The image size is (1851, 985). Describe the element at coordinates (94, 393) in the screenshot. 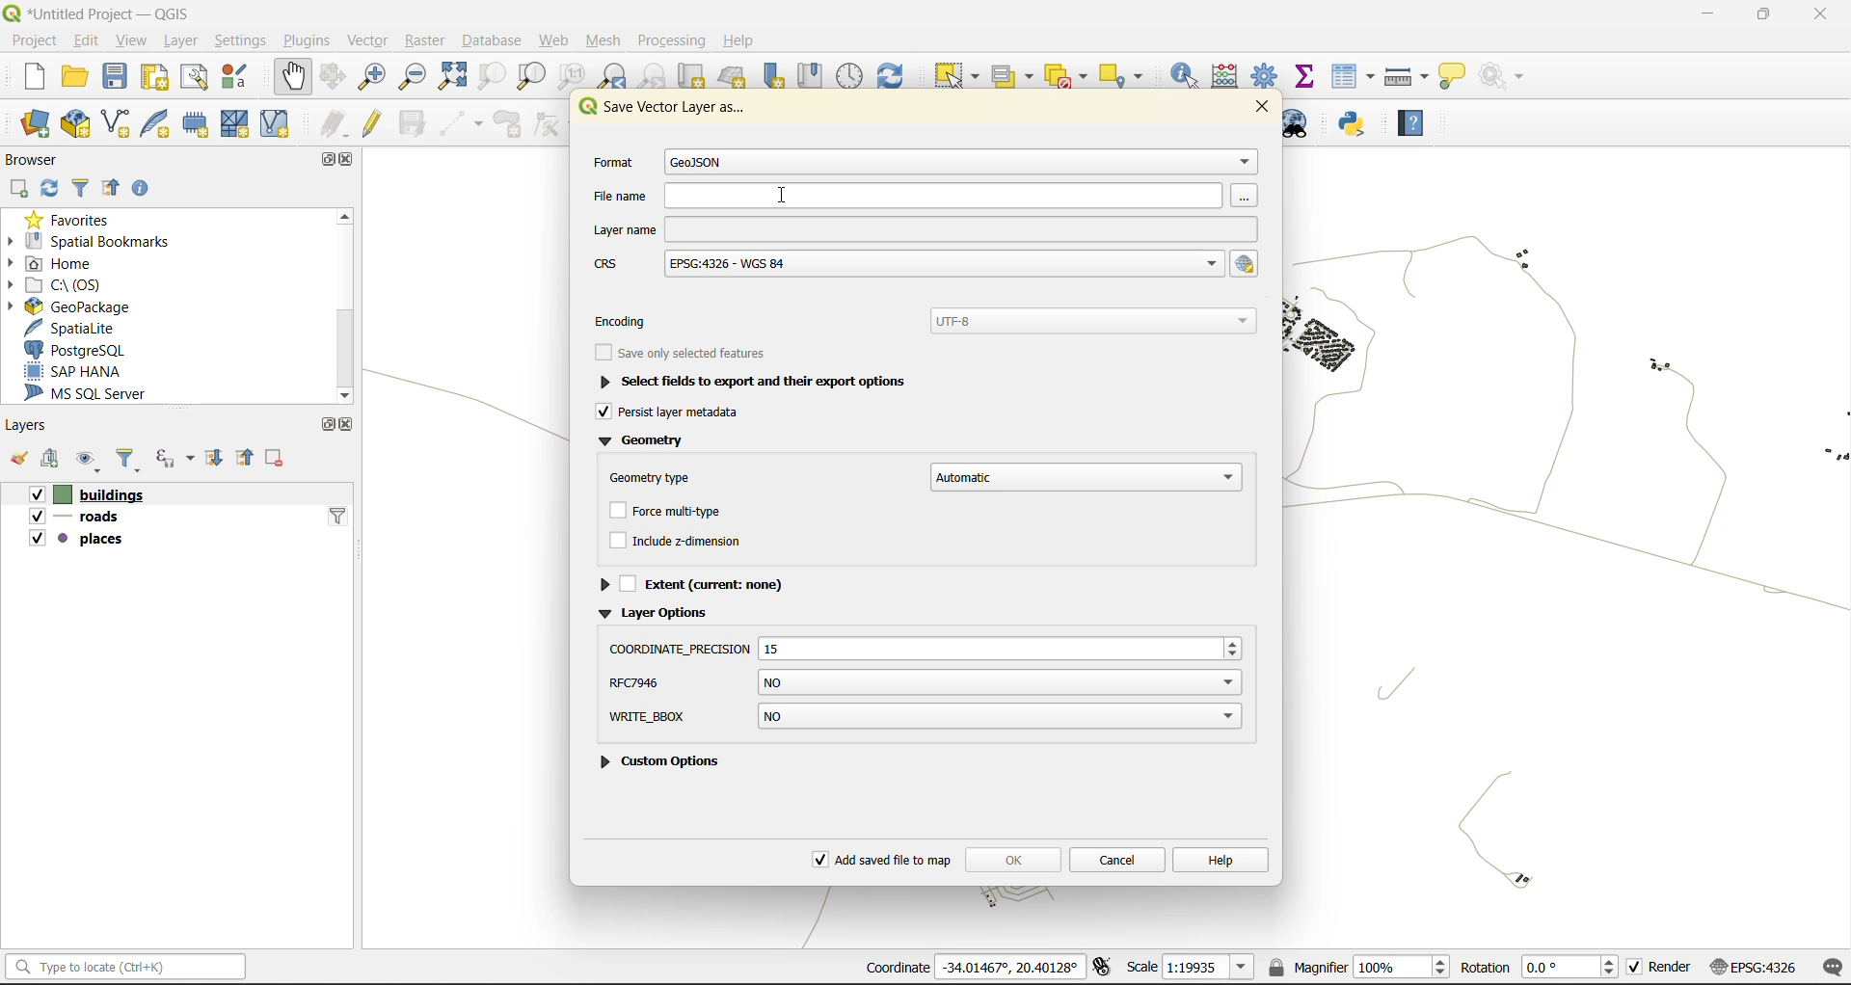

I see `ms sql server` at that location.